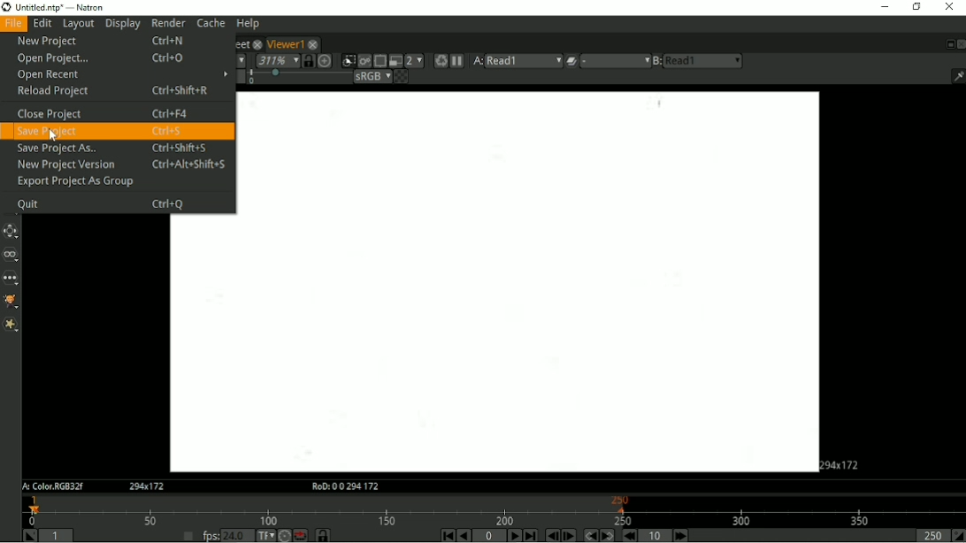 The image size is (966, 543). What do you see at coordinates (123, 24) in the screenshot?
I see `Display` at bounding box center [123, 24].